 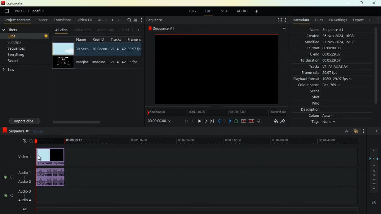 I want to click on tracks, so click(x=327, y=67).